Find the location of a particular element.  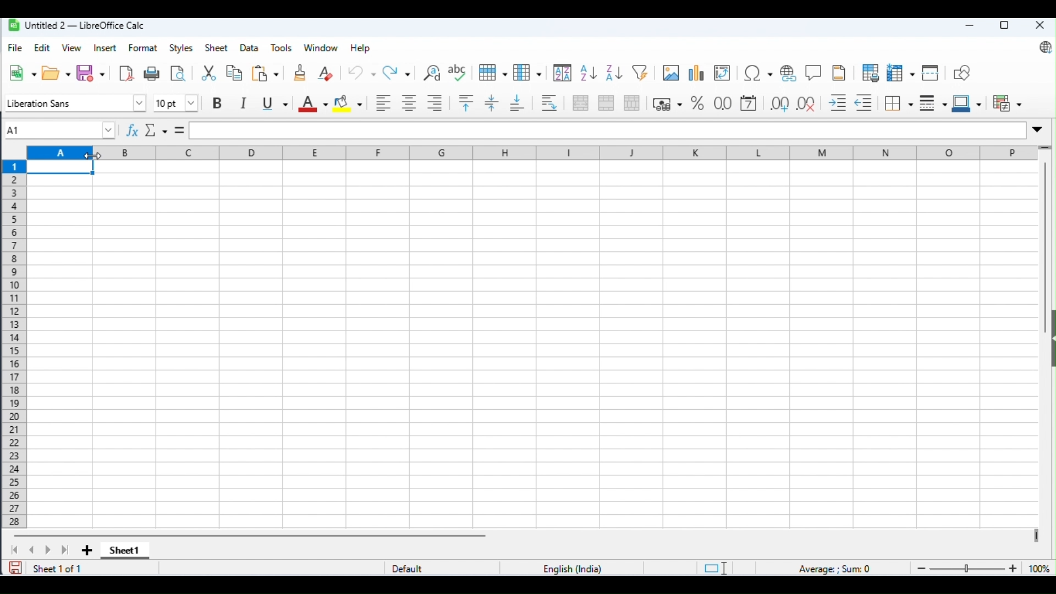

styles is located at coordinates (181, 49).